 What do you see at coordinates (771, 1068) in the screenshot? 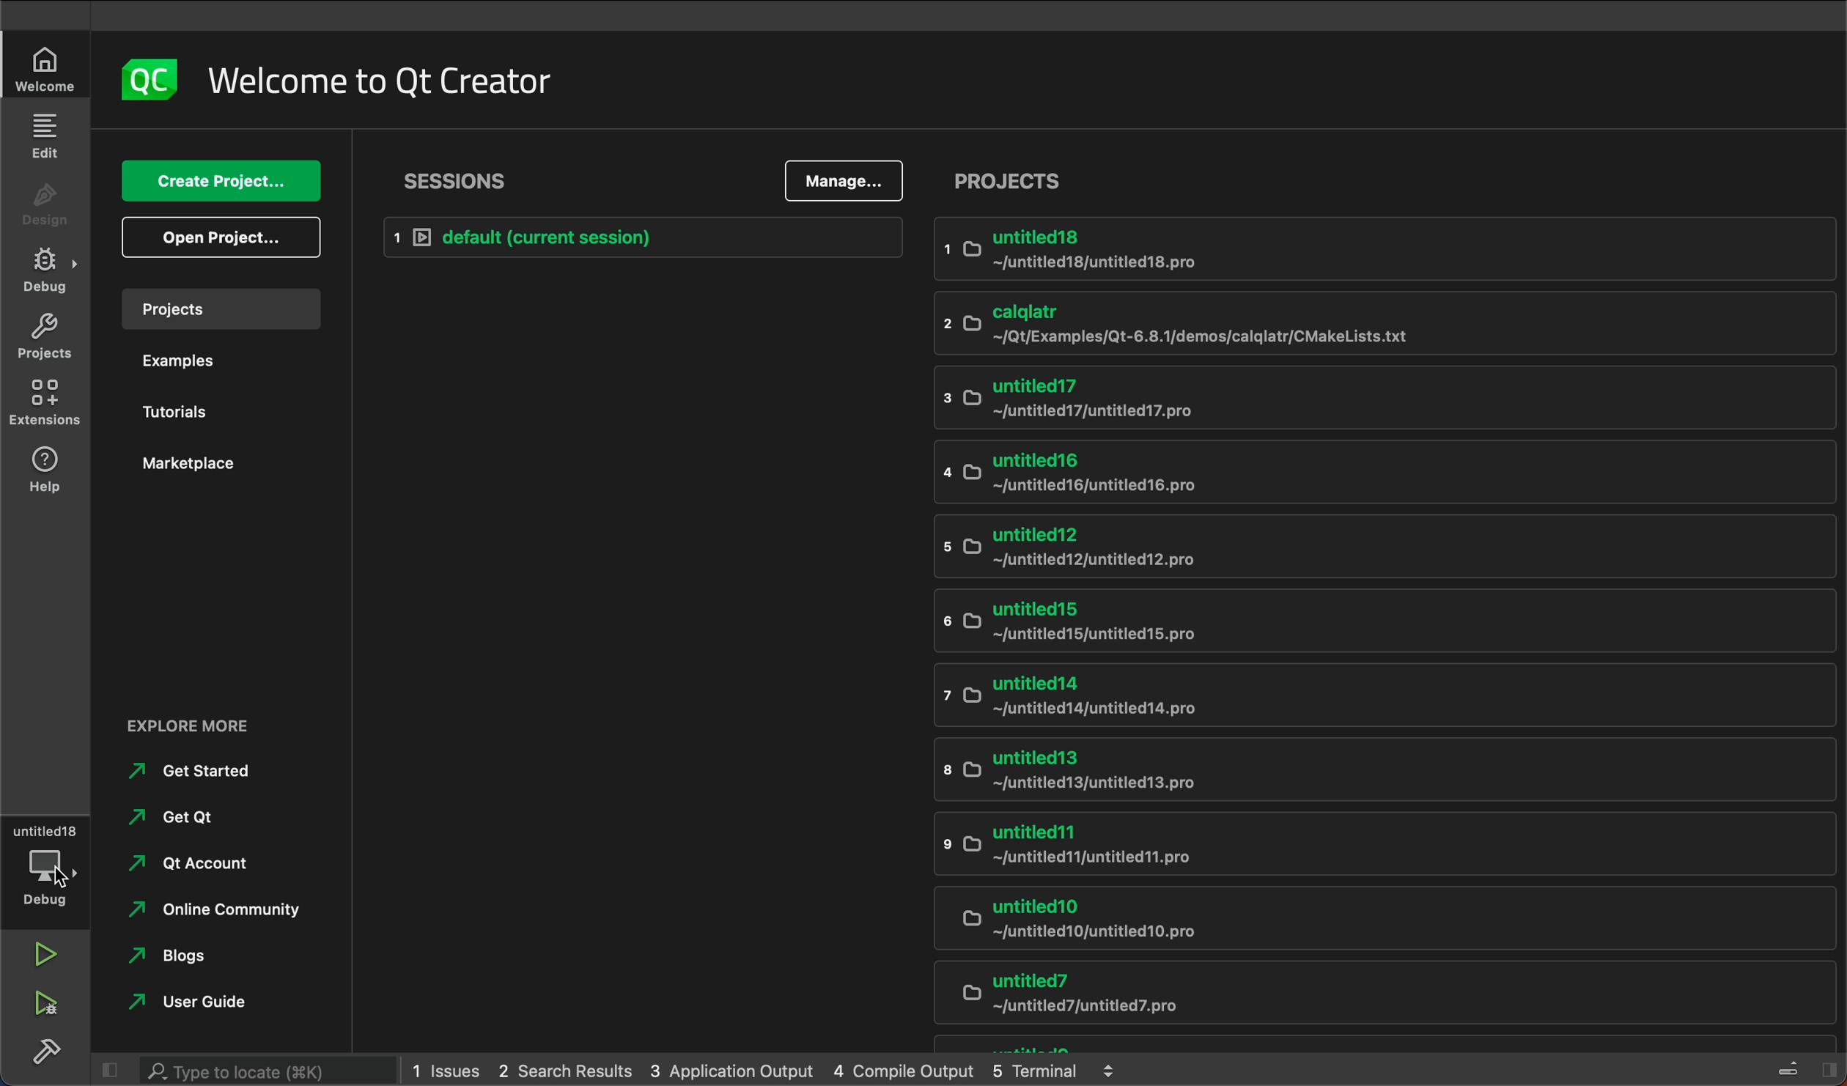
I see `logs` at bounding box center [771, 1068].